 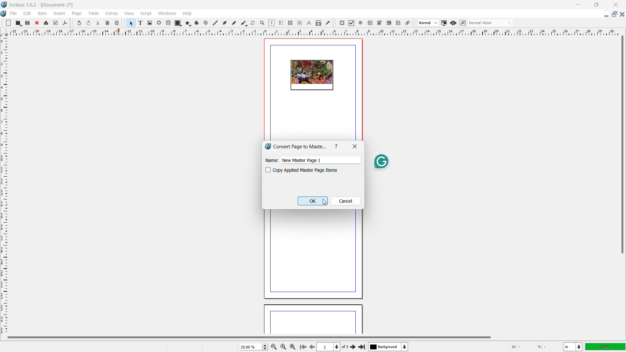 What do you see at coordinates (355, 146) in the screenshot?
I see `close` at bounding box center [355, 146].